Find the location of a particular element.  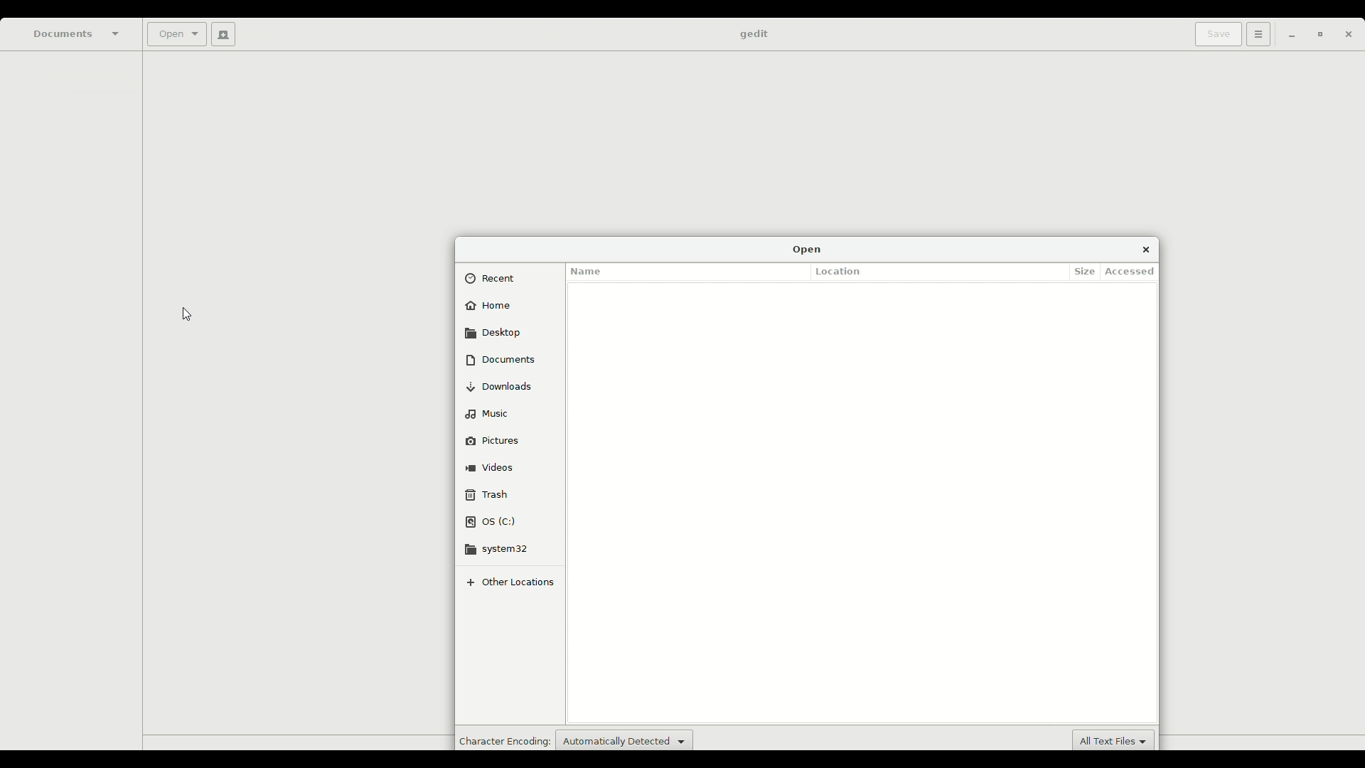

Home is located at coordinates (491, 307).